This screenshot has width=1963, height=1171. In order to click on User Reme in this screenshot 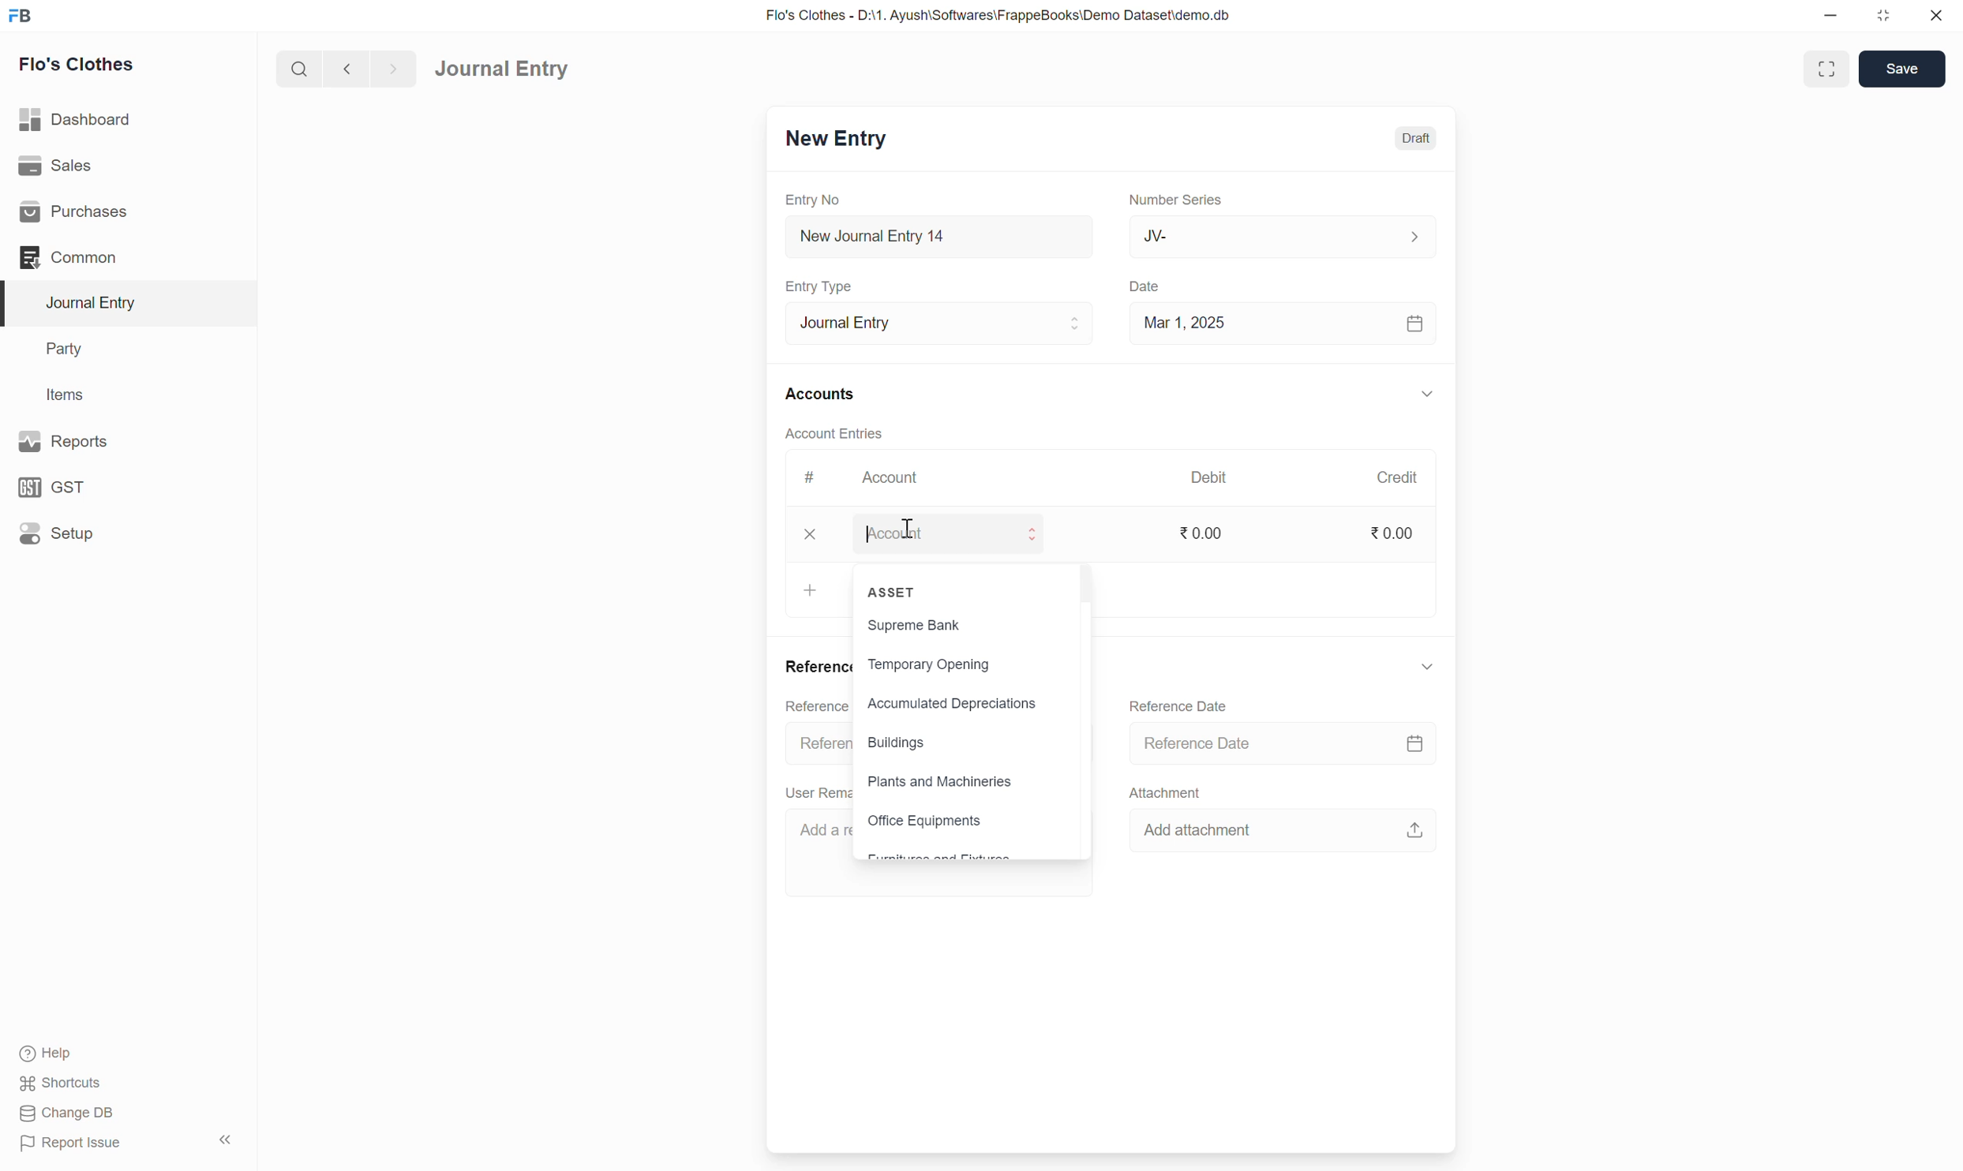, I will do `click(818, 792)`.